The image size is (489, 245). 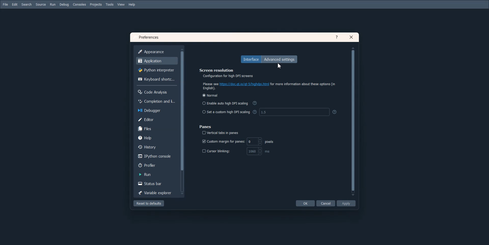 I want to click on Interface, so click(x=251, y=59).